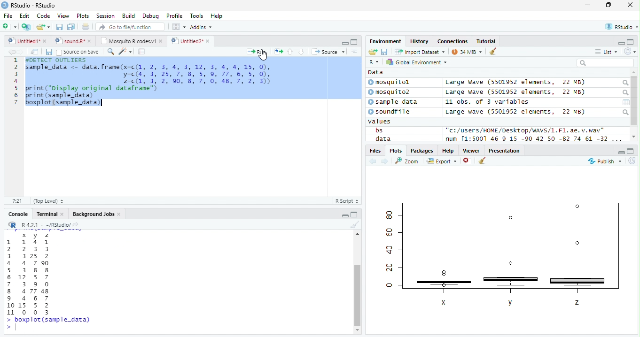 This screenshot has width=640, height=337. What do you see at coordinates (354, 51) in the screenshot?
I see `Show document outline` at bounding box center [354, 51].